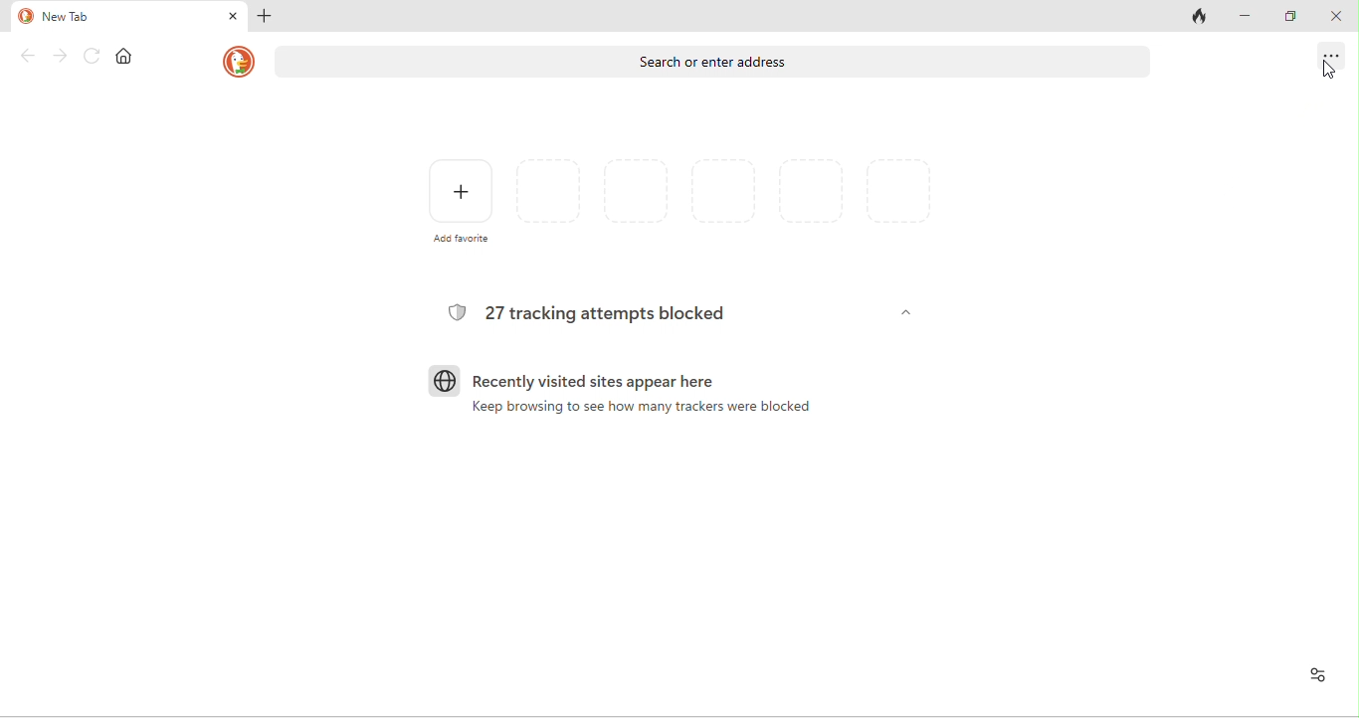  Describe the element at coordinates (62, 56) in the screenshot. I see `forward` at that location.